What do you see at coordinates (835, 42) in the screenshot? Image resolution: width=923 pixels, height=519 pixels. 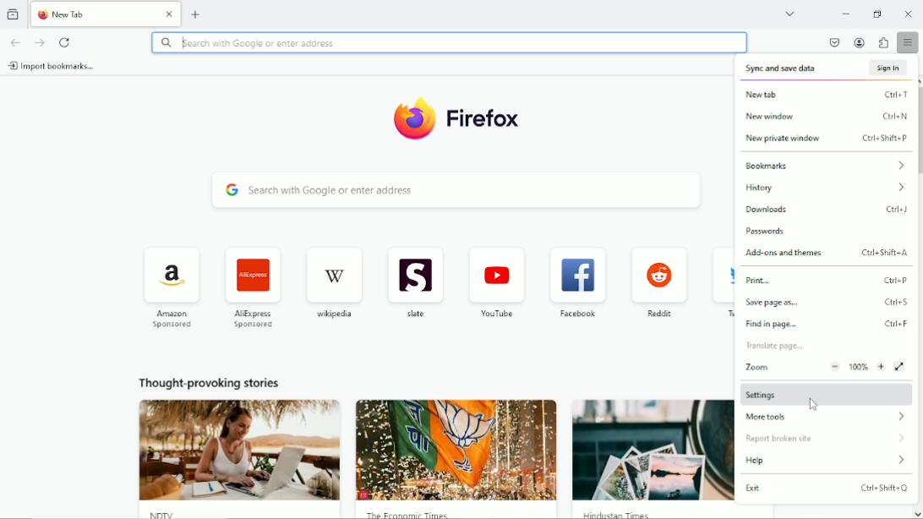 I see `save to pocket` at bounding box center [835, 42].